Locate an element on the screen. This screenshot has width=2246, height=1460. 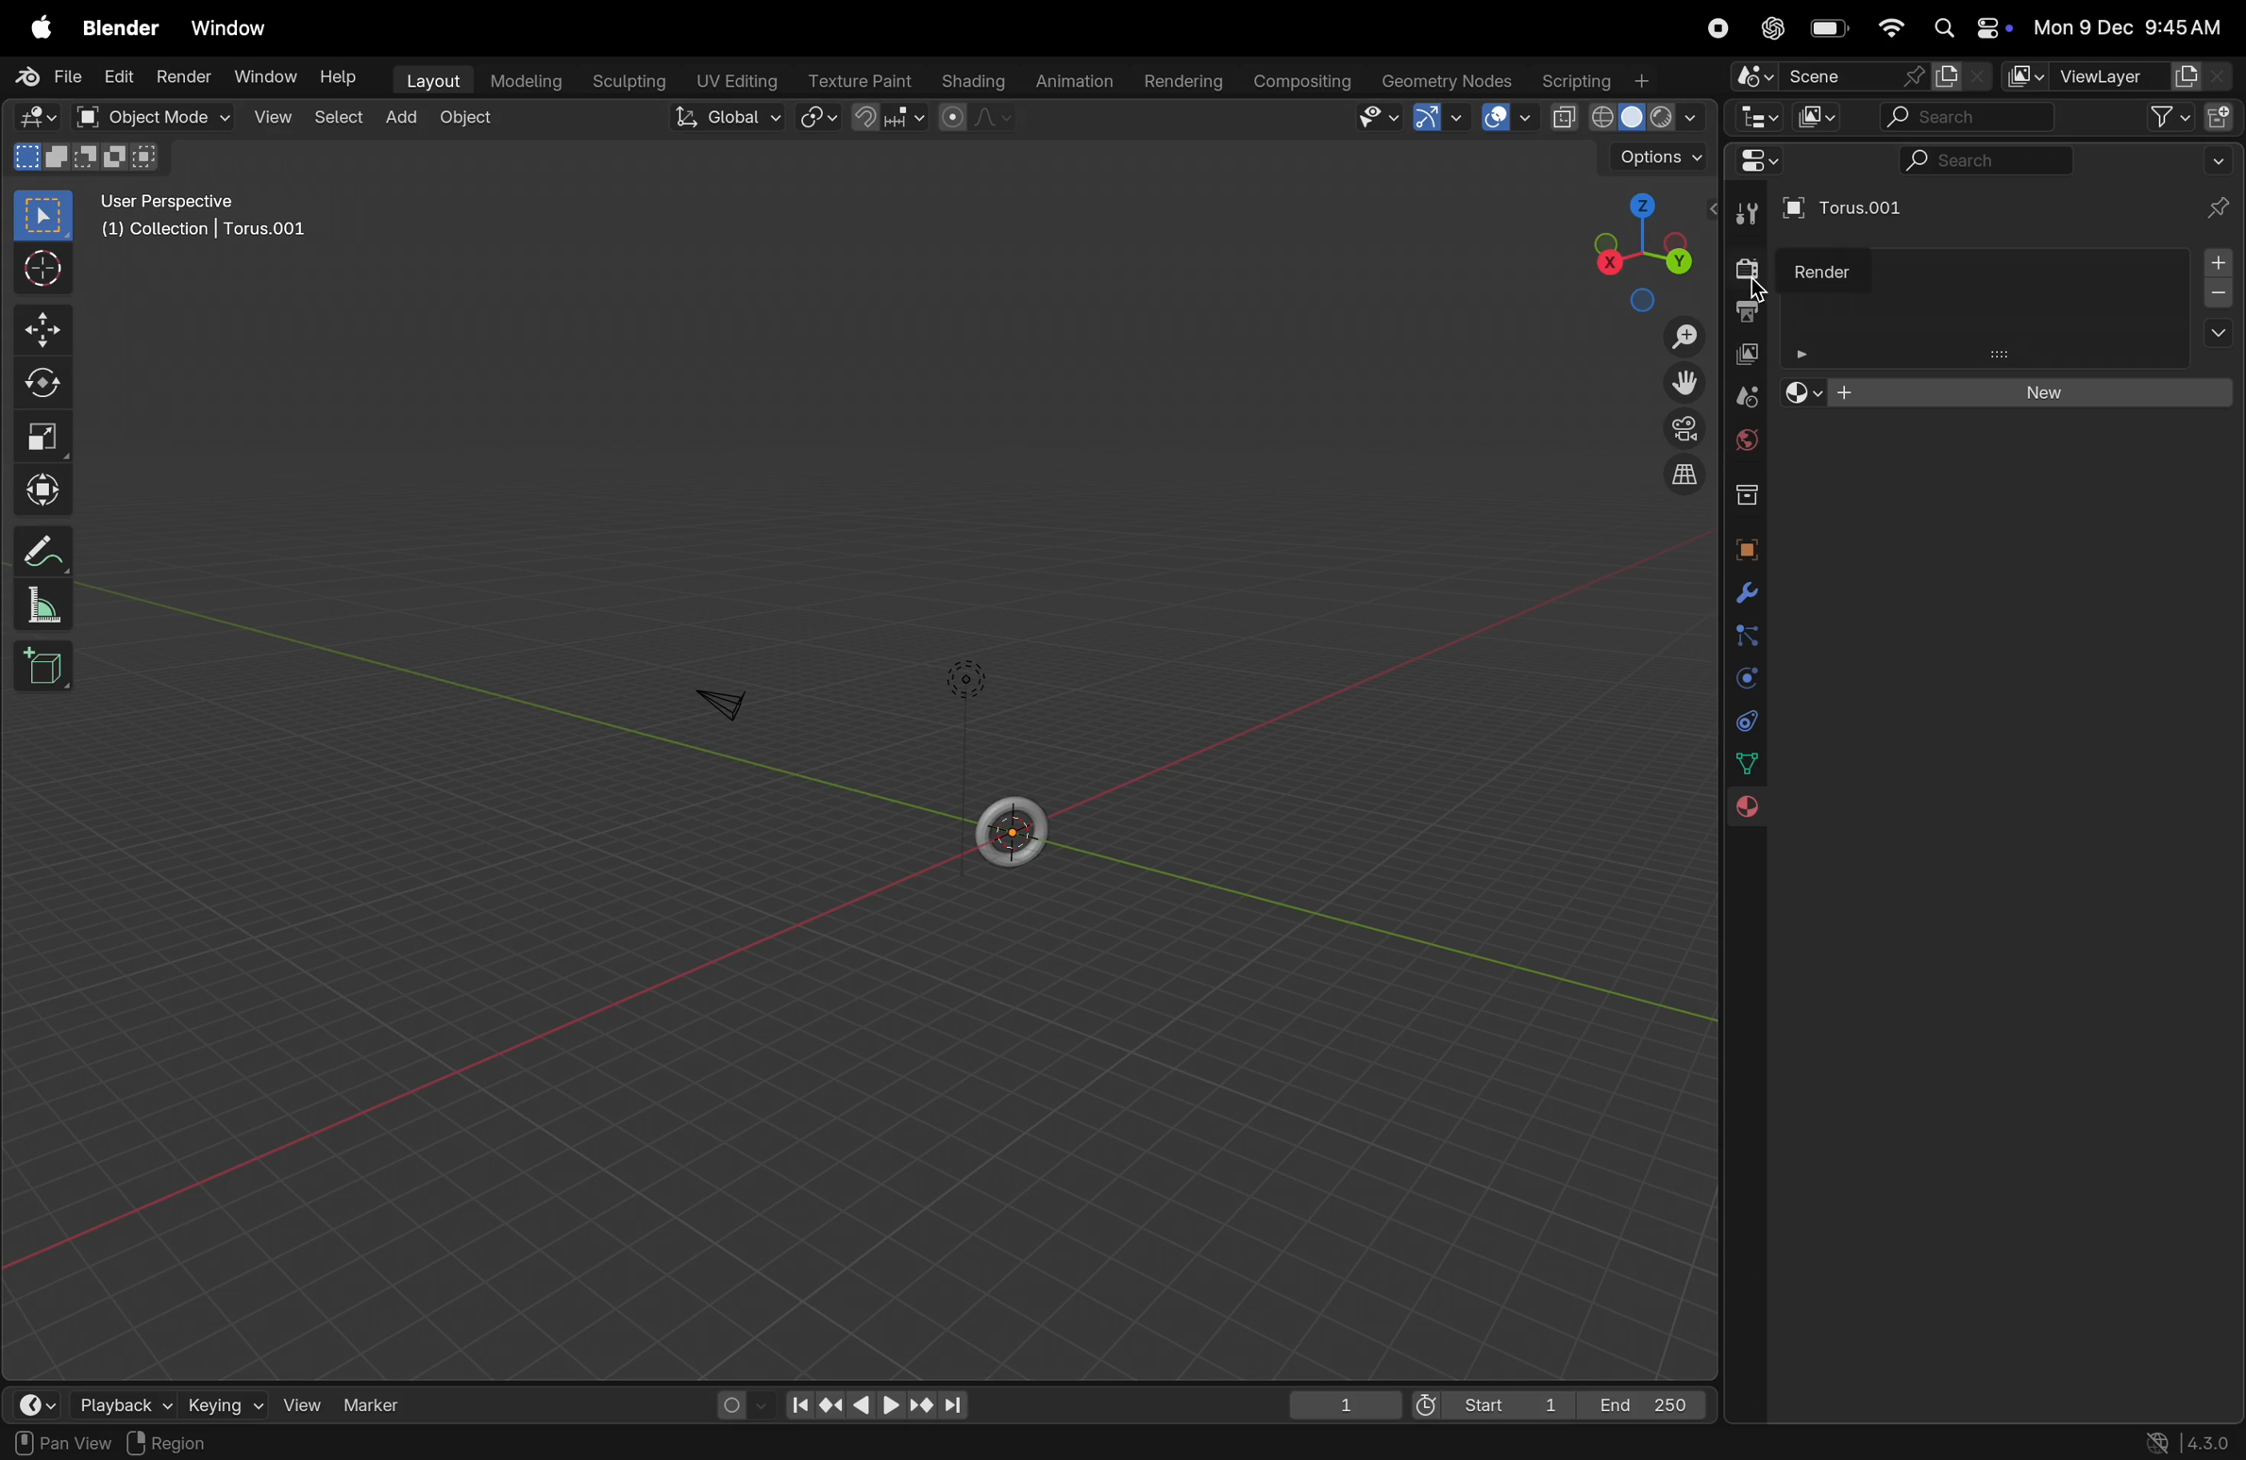
record is located at coordinates (1712, 29).